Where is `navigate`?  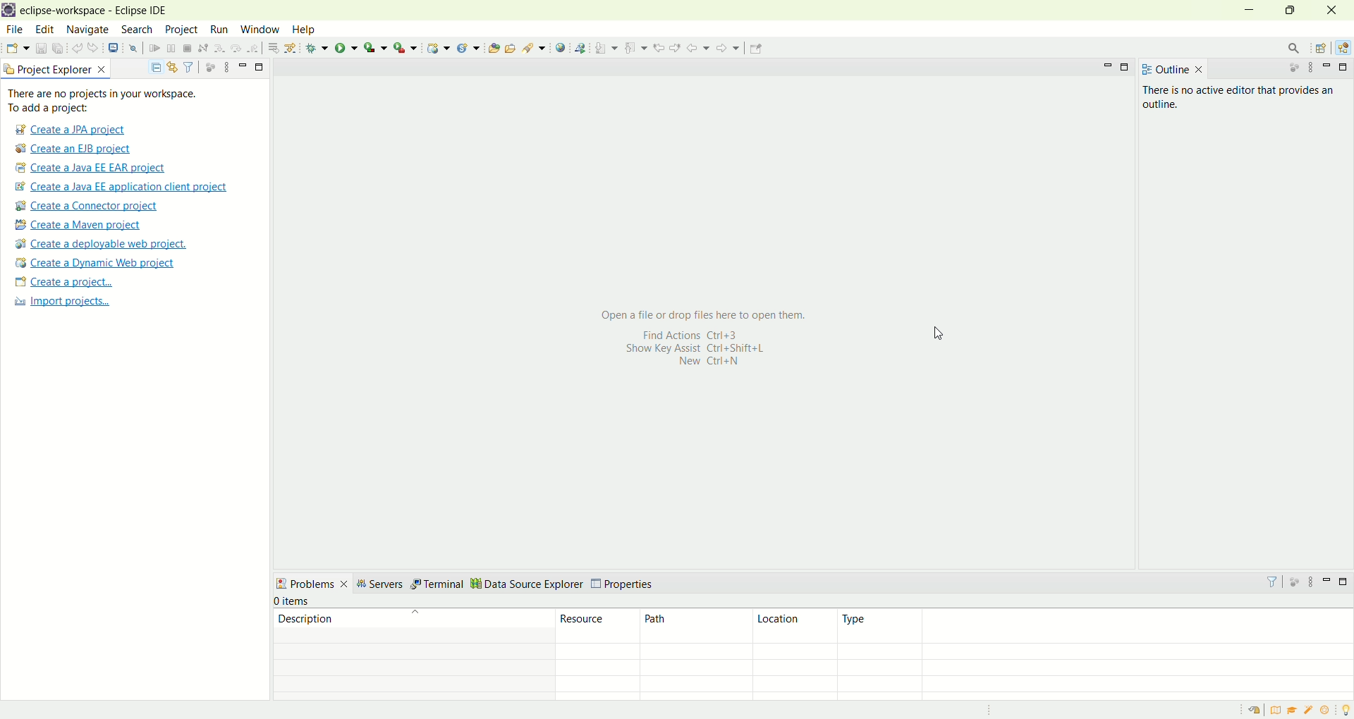 navigate is located at coordinates (88, 32).